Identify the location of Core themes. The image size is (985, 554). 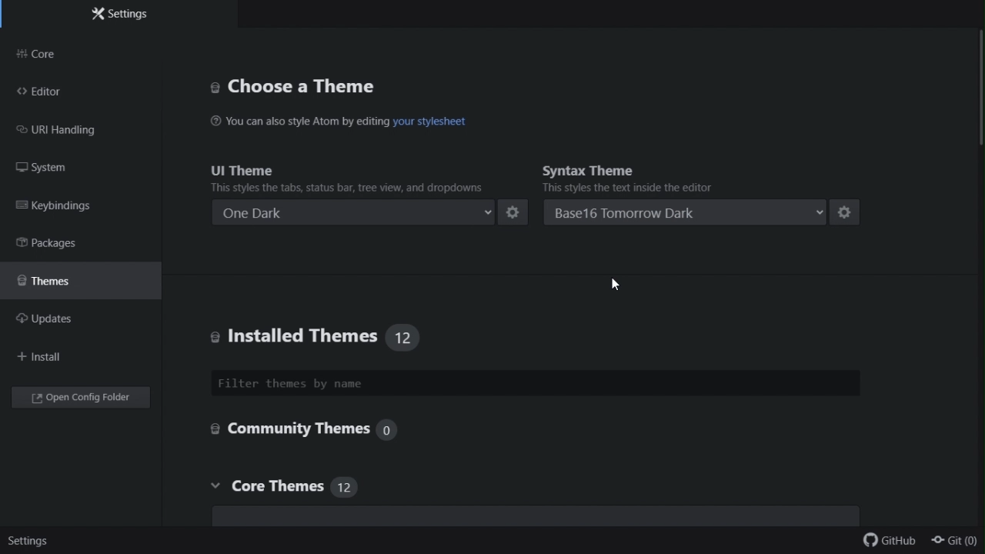
(529, 500).